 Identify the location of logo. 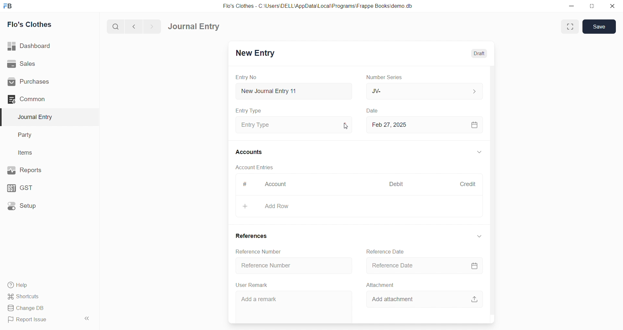
(10, 6).